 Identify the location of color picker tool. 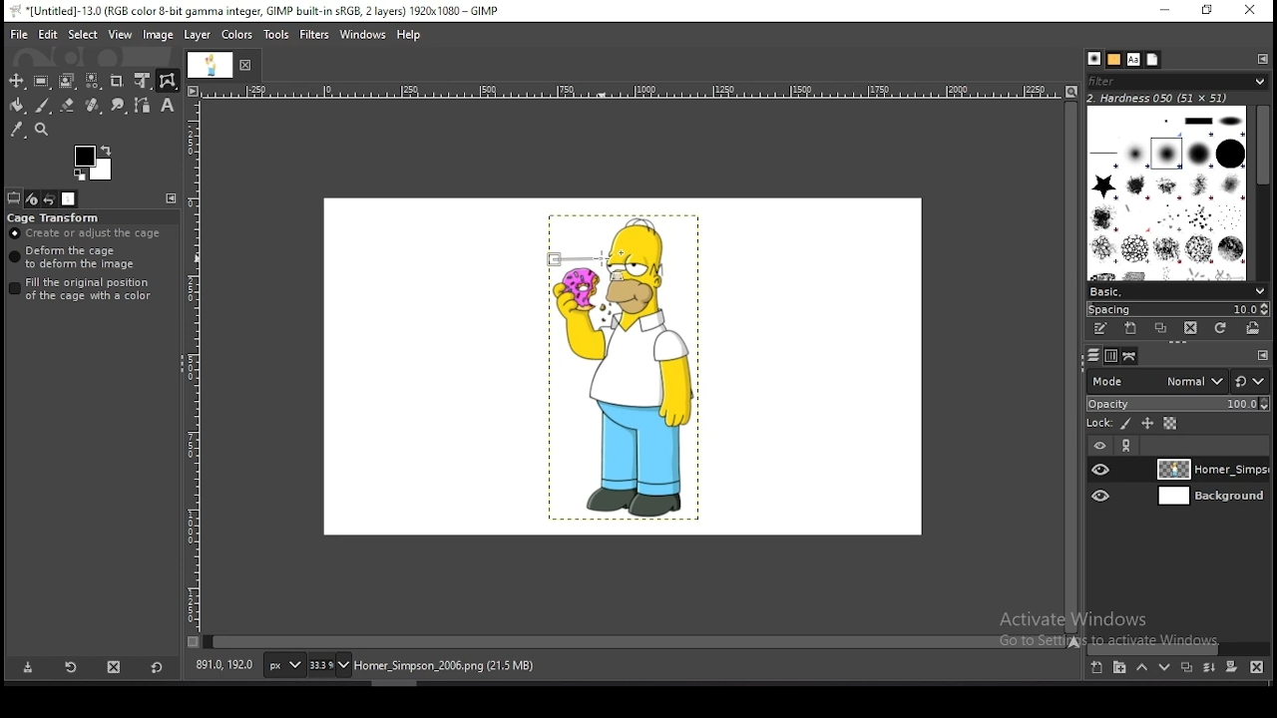
(17, 129).